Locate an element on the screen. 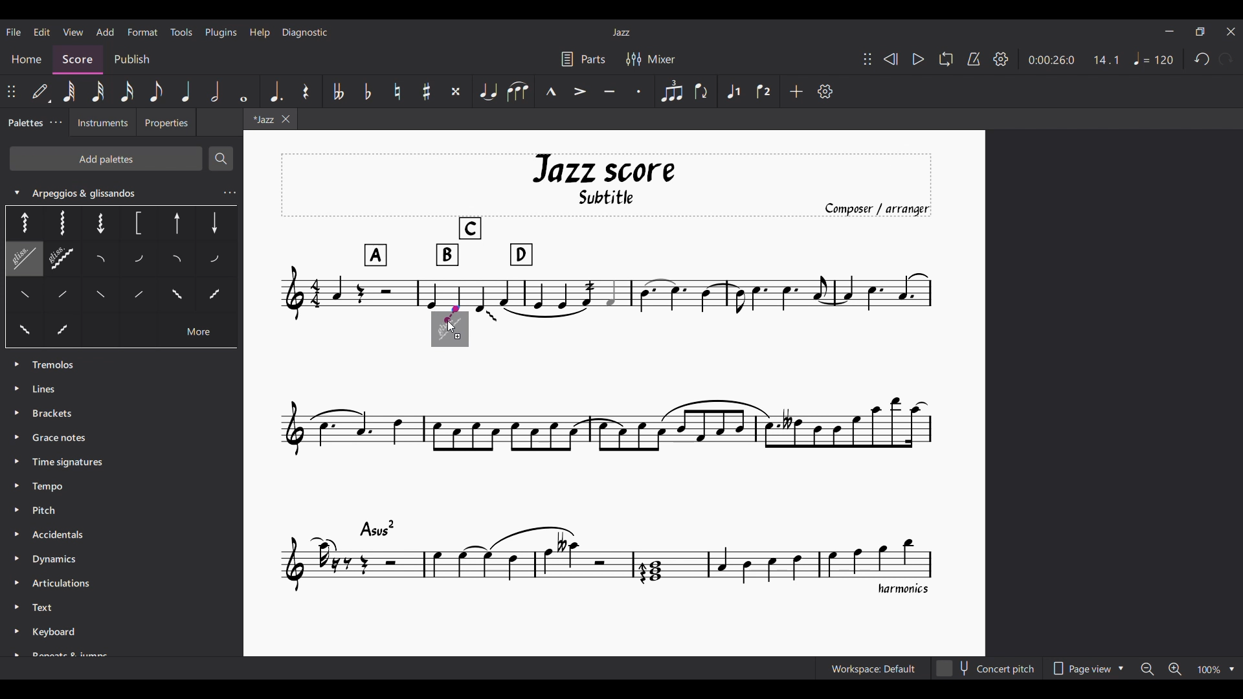 Image resolution: width=1243 pixels, height=699 pixels. Collapse is located at coordinates (16, 192).